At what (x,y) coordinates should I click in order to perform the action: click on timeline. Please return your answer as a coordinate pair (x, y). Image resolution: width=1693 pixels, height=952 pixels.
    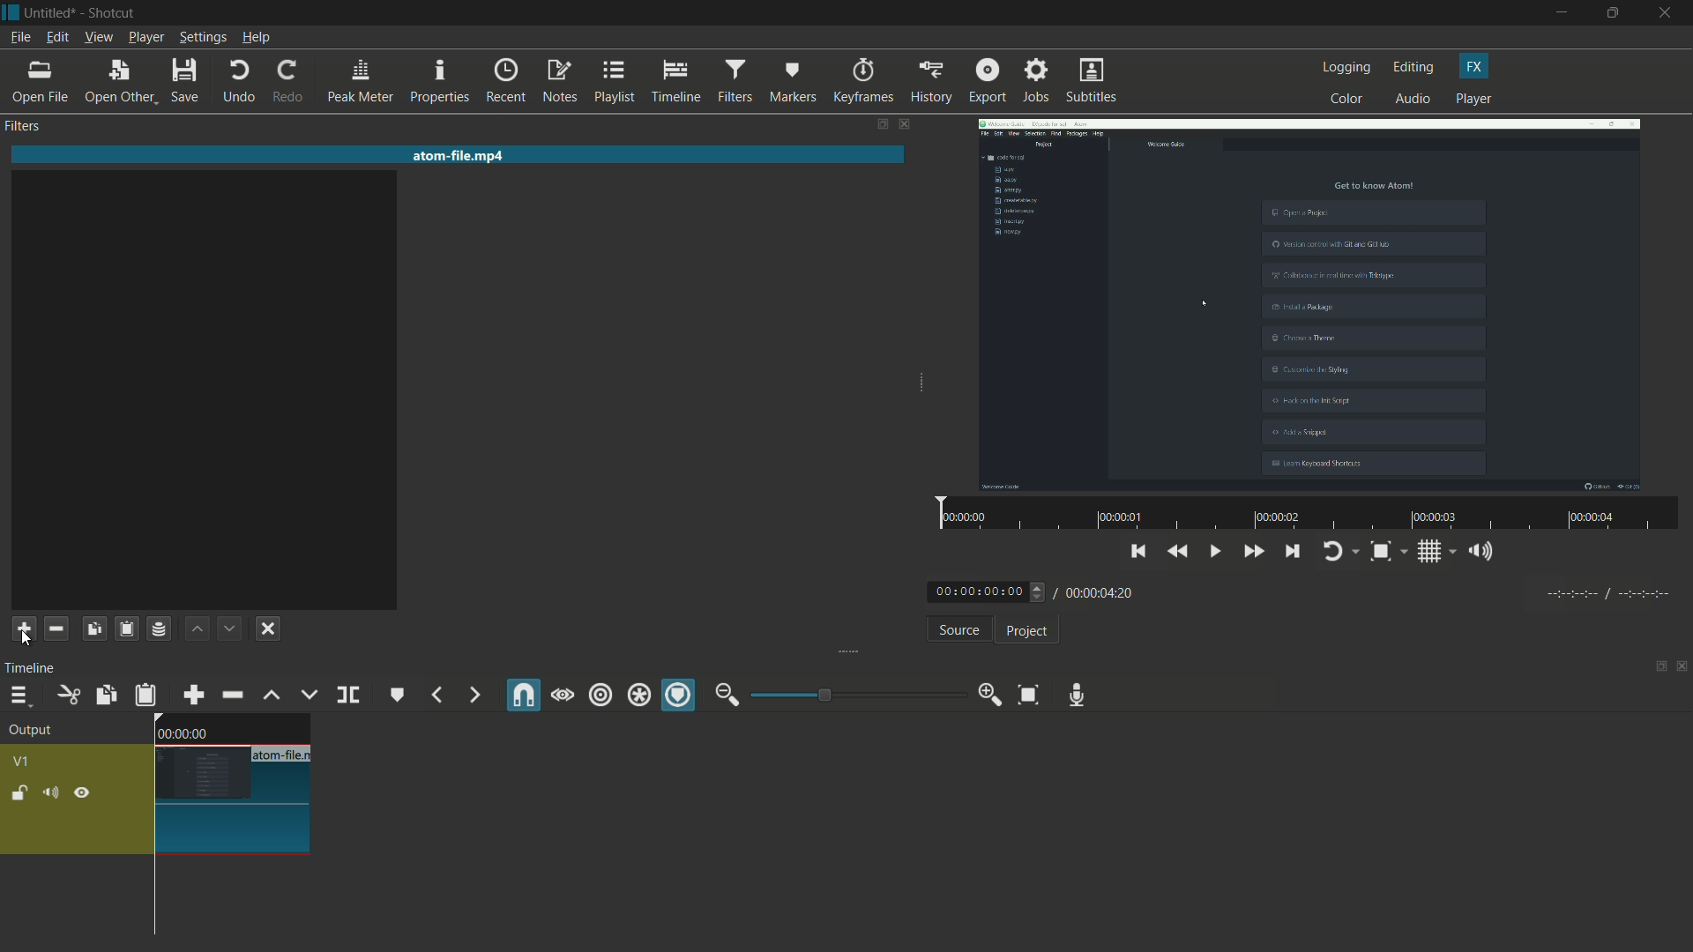
    Looking at the image, I should click on (677, 82).